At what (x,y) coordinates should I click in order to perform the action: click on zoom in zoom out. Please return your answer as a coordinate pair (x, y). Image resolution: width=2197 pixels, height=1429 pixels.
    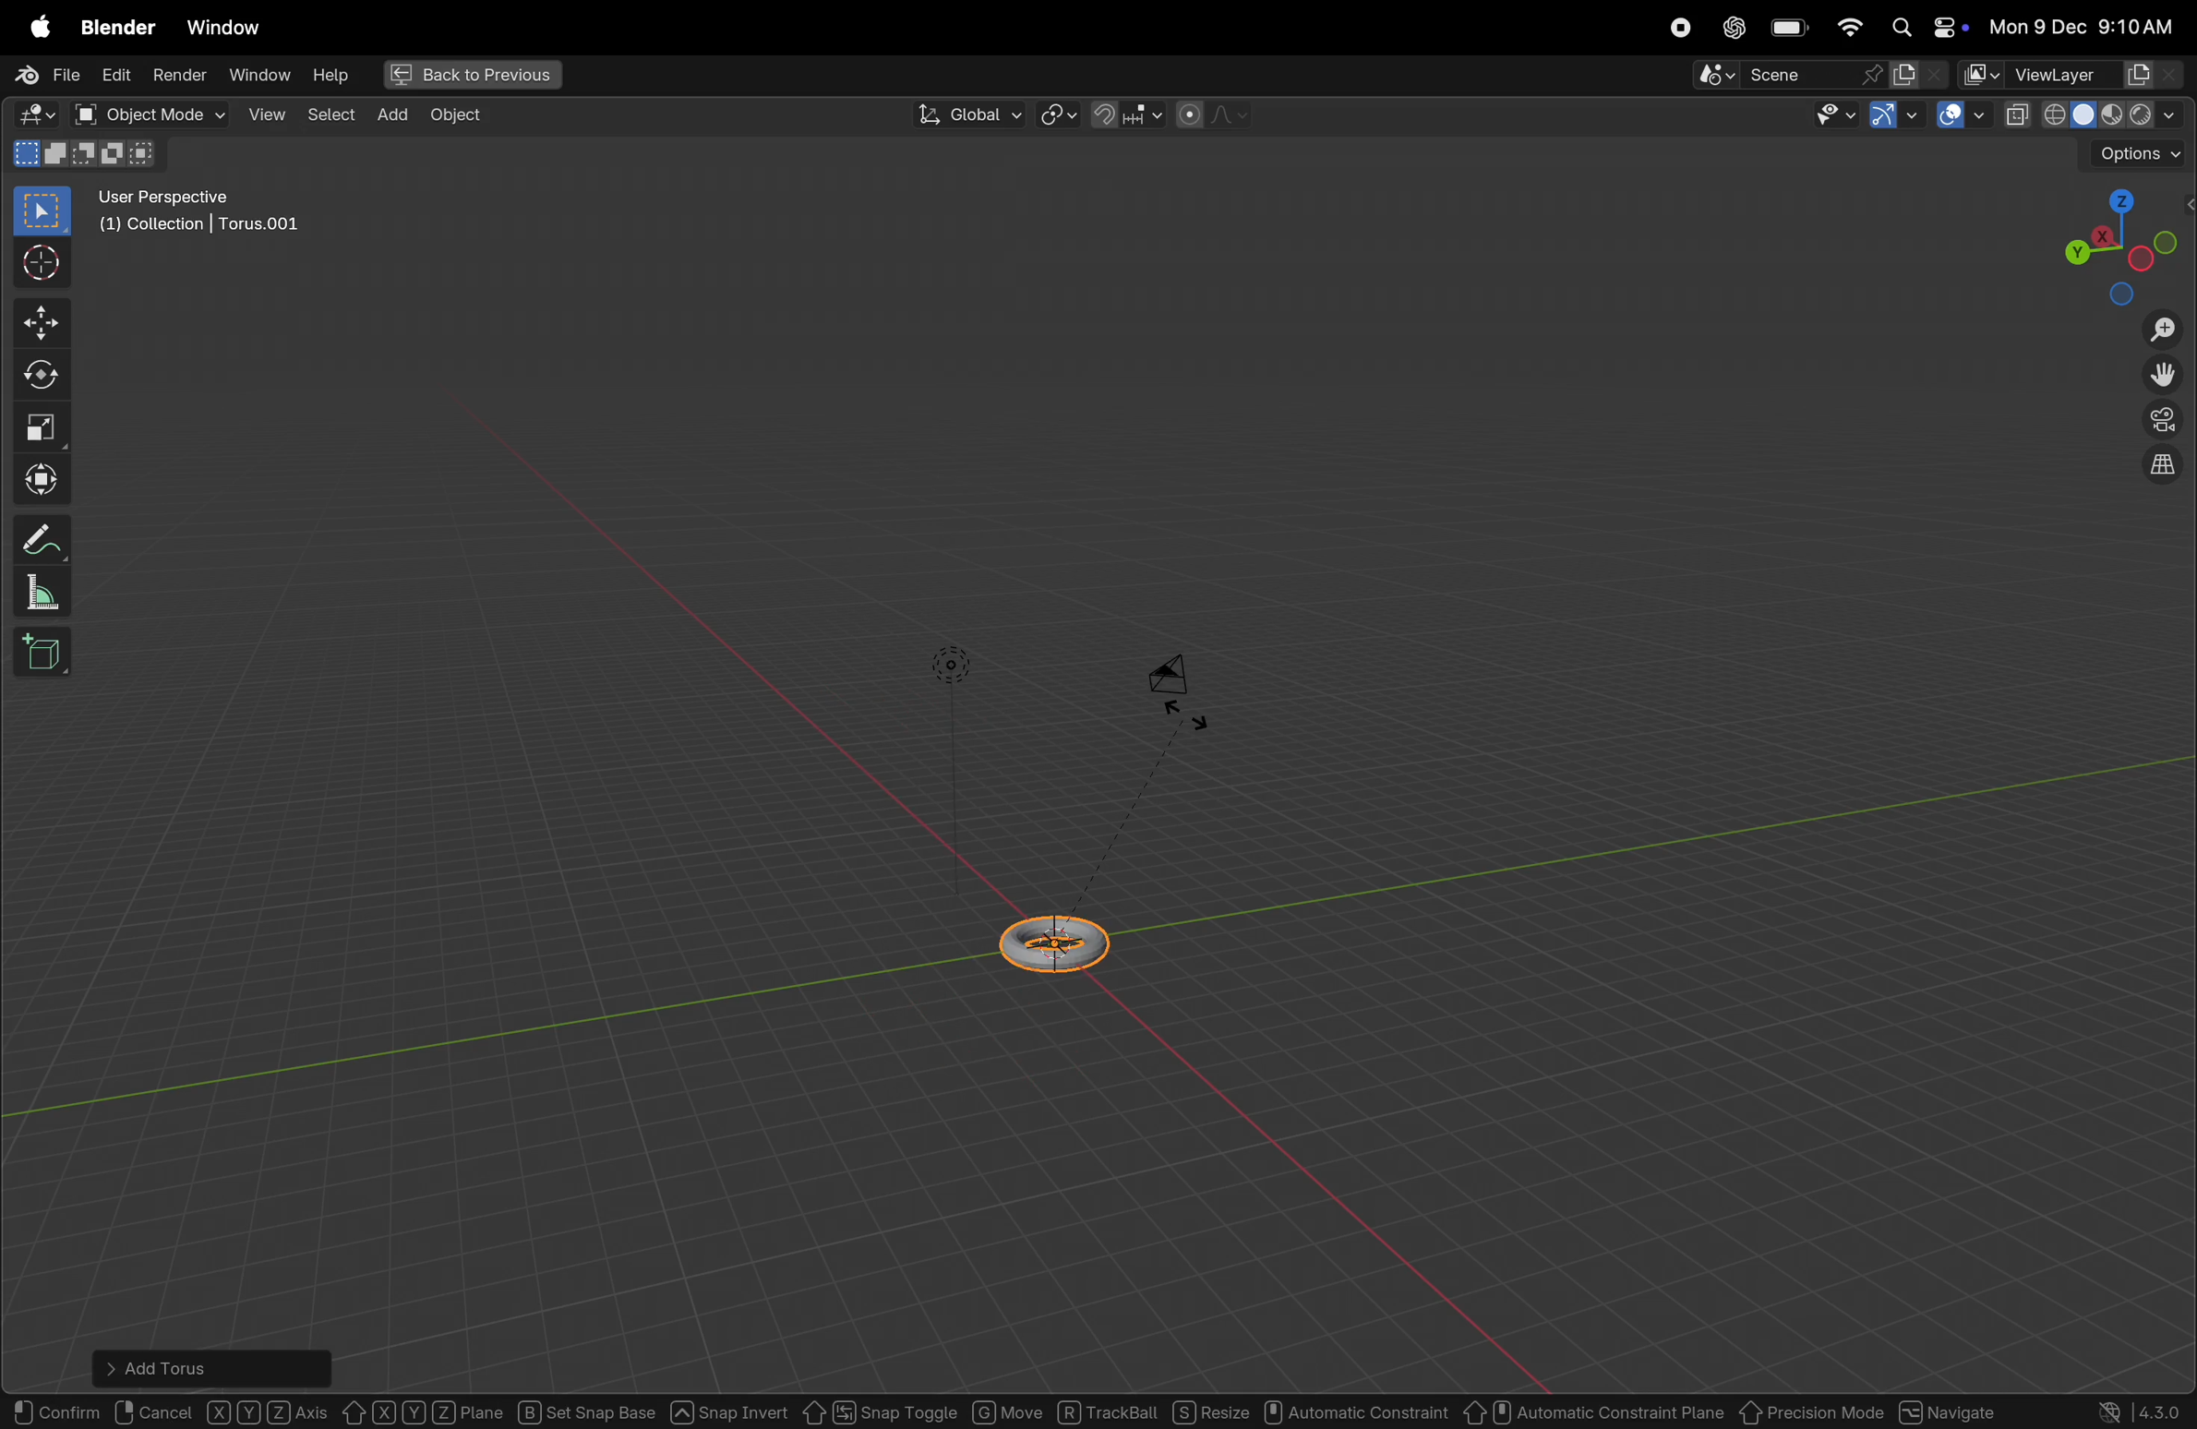
    Looking at the image, I should click on (2168, 330).